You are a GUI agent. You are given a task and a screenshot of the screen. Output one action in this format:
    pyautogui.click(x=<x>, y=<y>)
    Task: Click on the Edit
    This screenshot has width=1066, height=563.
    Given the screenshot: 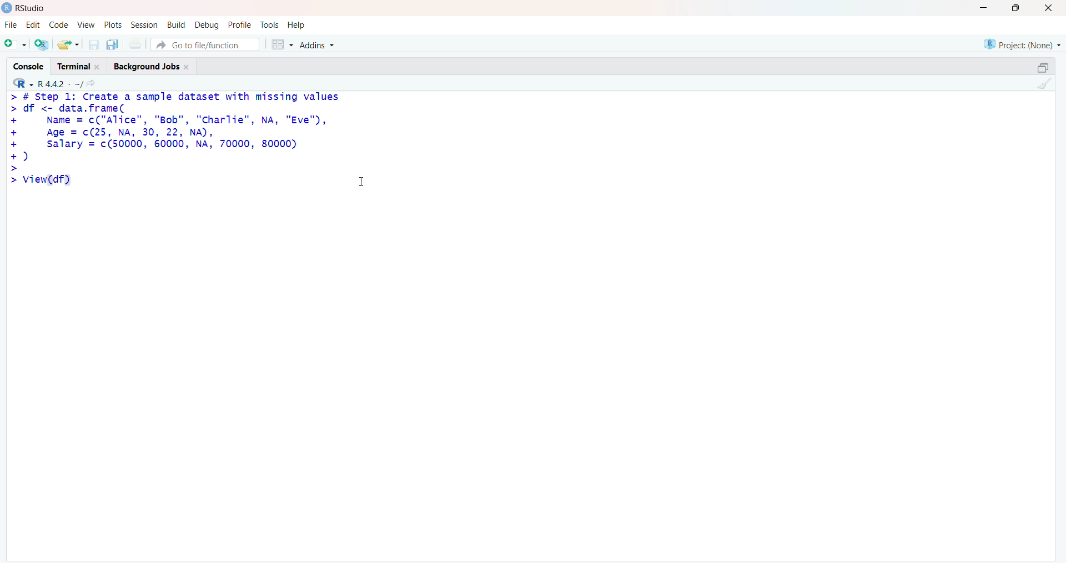 What is the action you would take?
    pyautogui.click(x=33, y=26)
    